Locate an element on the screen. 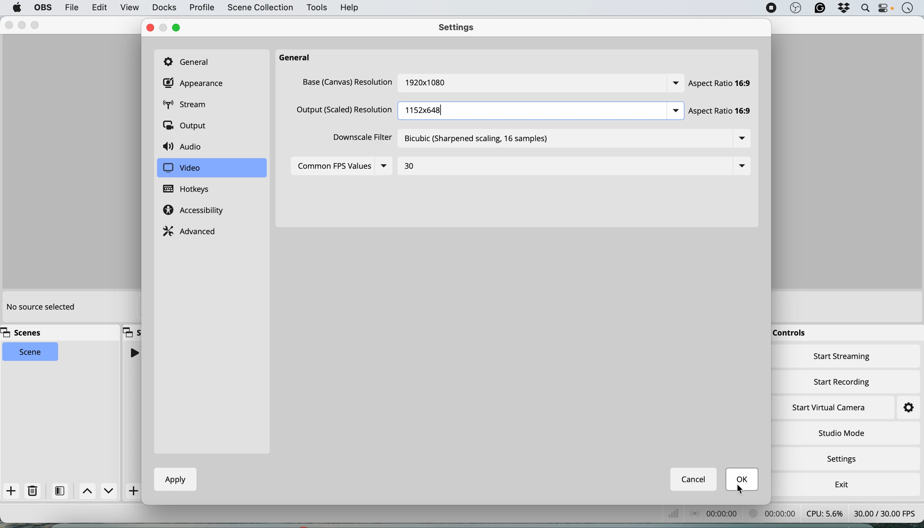 Image resolution: width=924 pixels, height=528 pixels. 1920 is located at coordinates (436, 83).